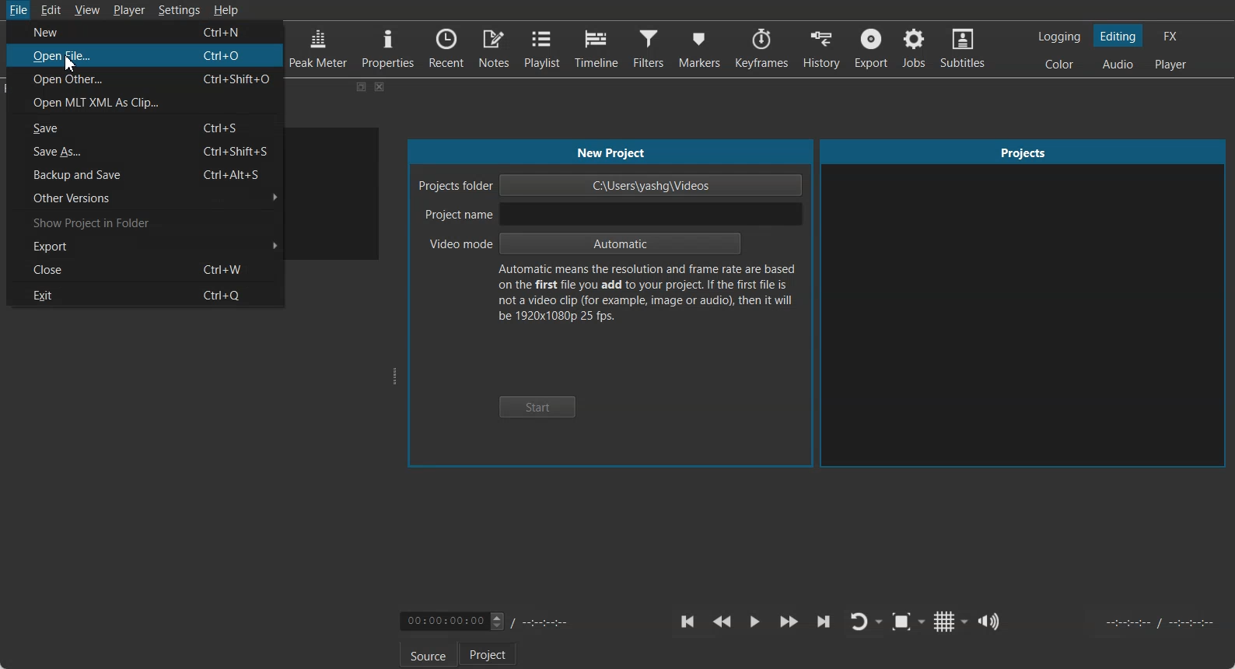 Image resolution: width=1235 pixels, height=669 pixels. I want to click on Playlist, so click(544, 47).